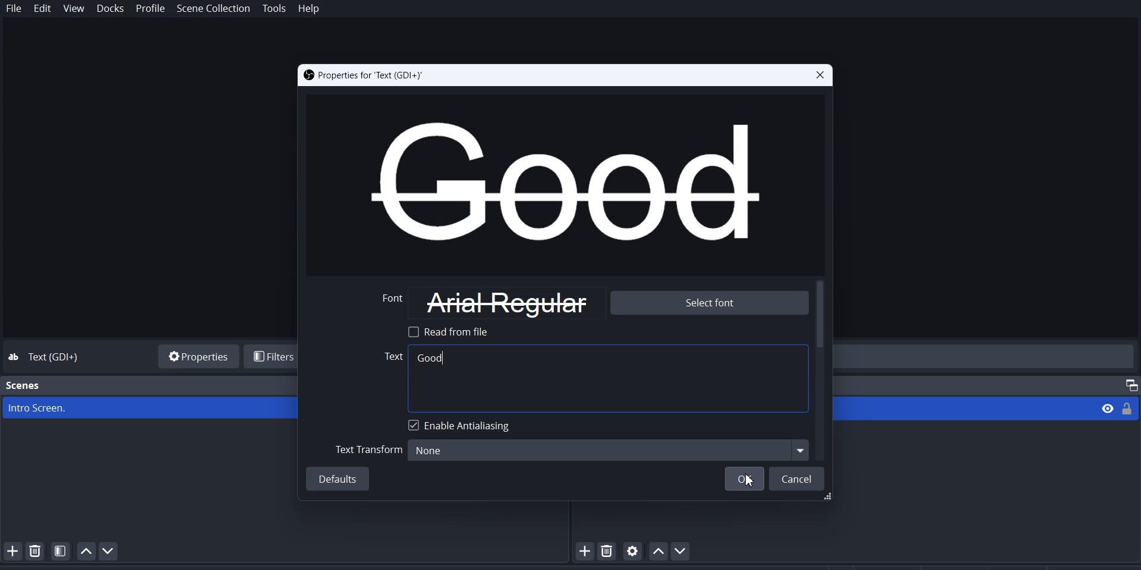 The image size is (1141, 570). Describe the element at coordinates (14, 9) in the screenshot. I see `File` at that location.